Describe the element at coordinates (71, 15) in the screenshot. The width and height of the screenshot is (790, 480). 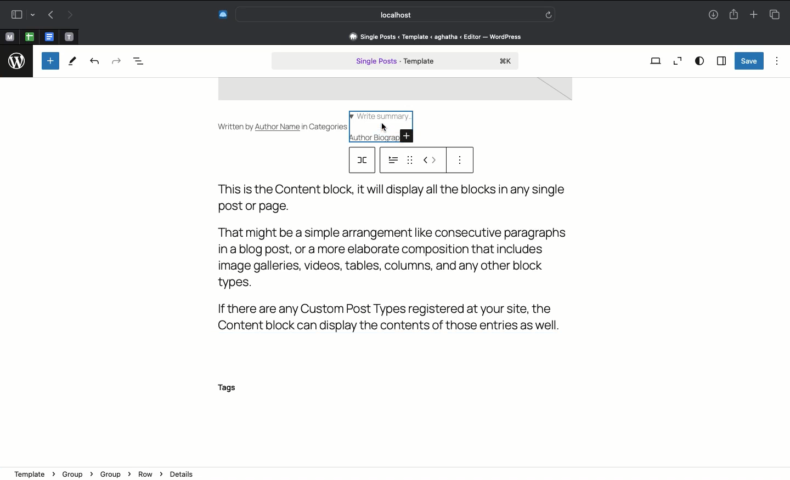
I see `Forward` at that location.